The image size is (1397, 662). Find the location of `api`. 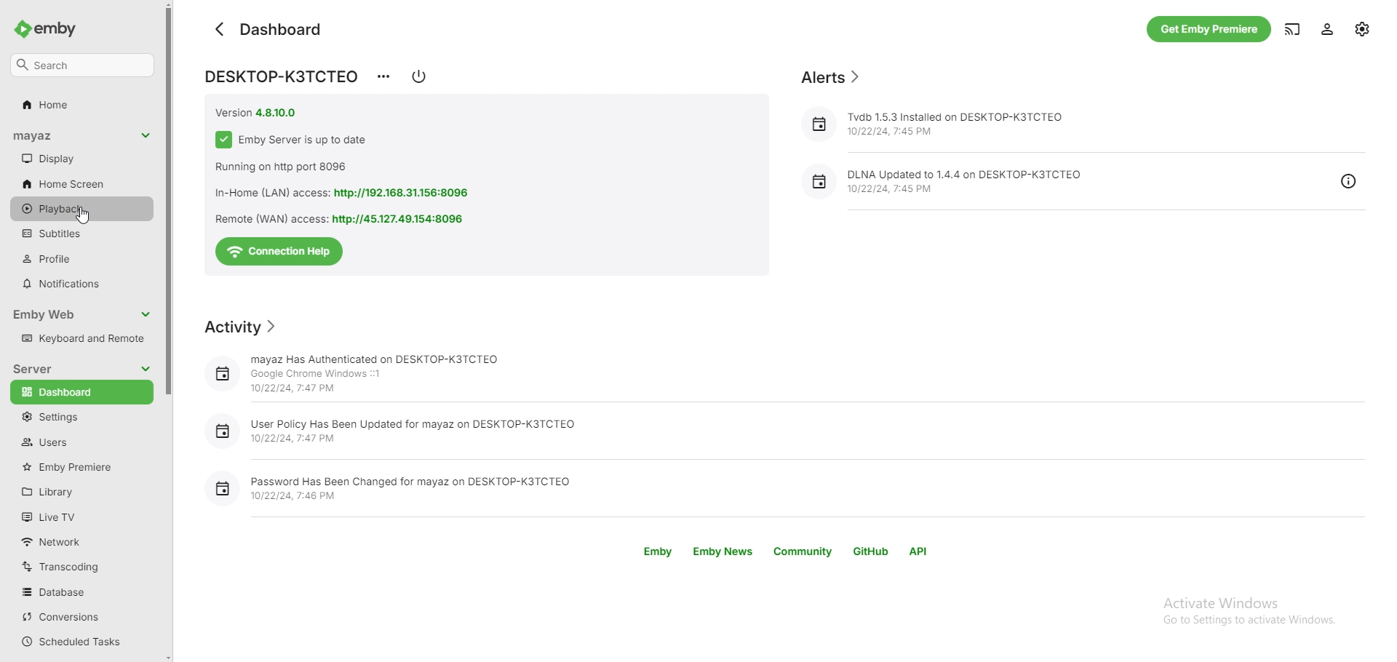

api is located at coordinates (920, 552).